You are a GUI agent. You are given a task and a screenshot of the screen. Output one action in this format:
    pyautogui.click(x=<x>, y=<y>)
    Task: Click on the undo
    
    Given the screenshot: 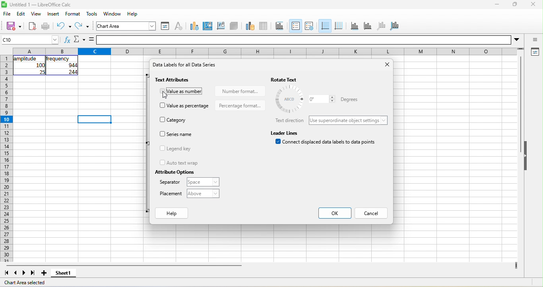 What is the action you would take?
    pyautogui.click(x=64, y=26)
    